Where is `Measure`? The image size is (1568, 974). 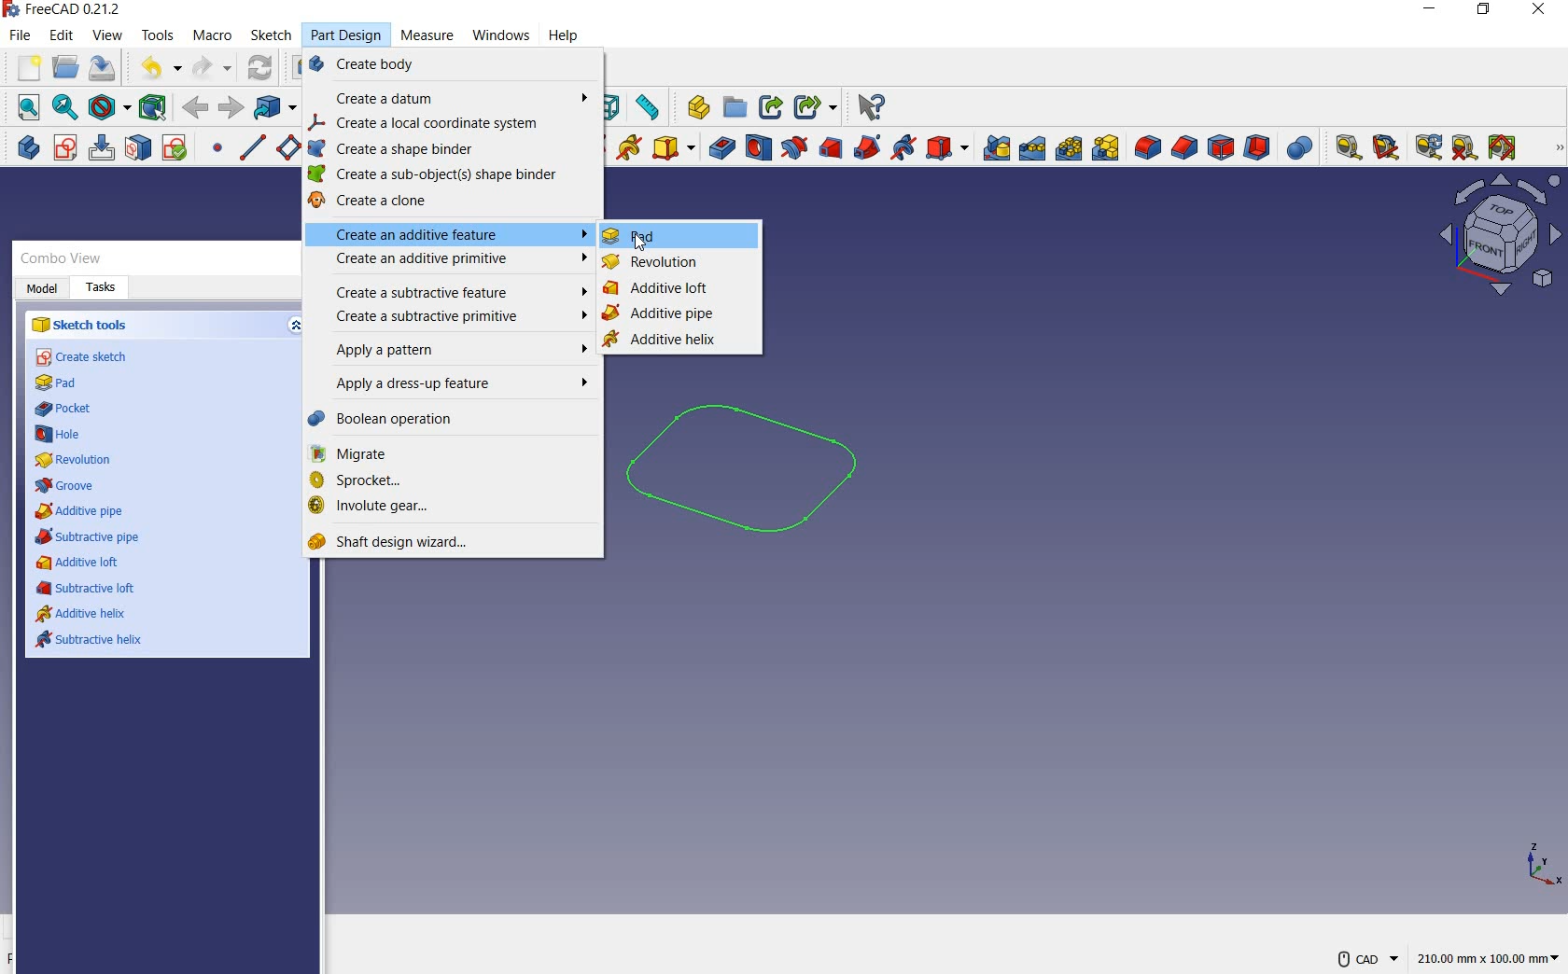
Measure is located at coordinates (426, 33).